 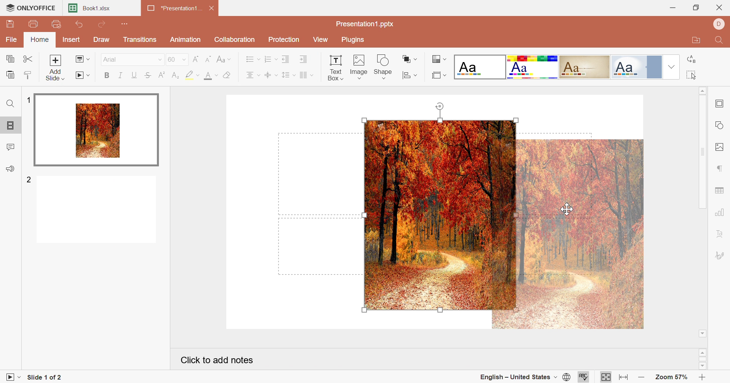 What do you see at coordinates (121, 75) in the screenshot?
I see `Italic` at bounding box center [121, 75].